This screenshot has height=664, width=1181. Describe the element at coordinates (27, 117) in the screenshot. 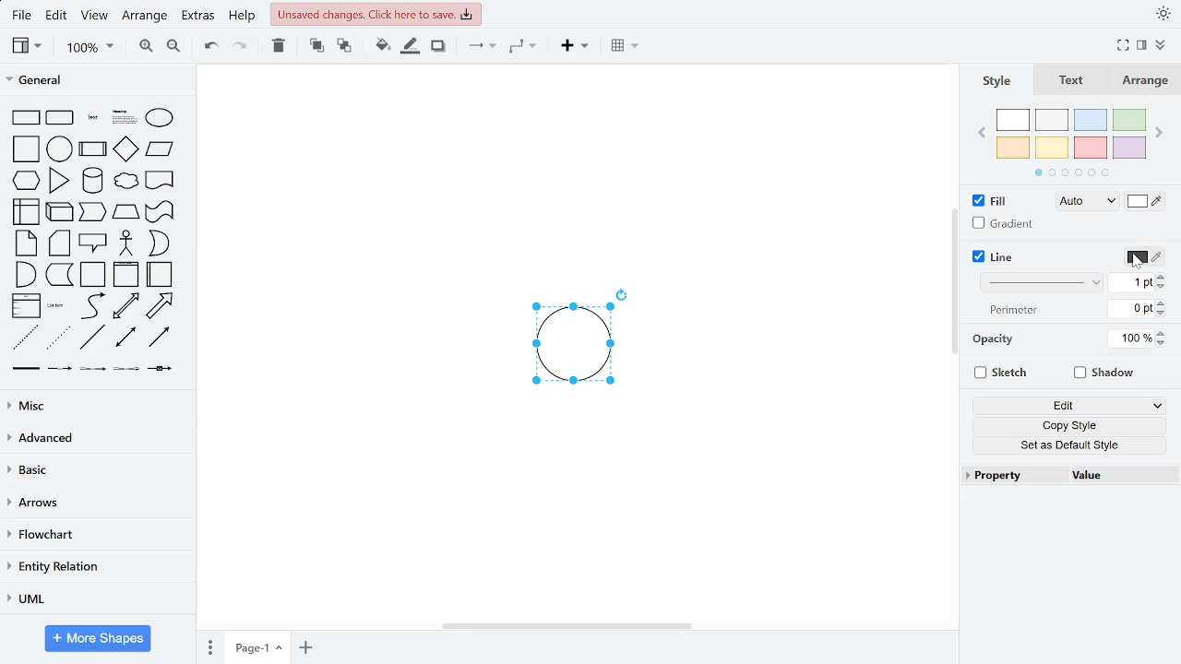

I see `rectangle` at that location.